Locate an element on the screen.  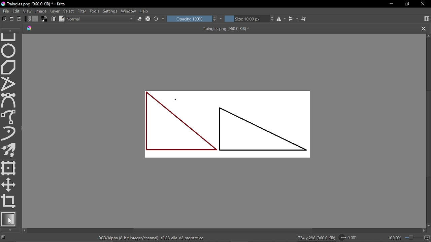
Create new document is located at coordinates (3, 18).